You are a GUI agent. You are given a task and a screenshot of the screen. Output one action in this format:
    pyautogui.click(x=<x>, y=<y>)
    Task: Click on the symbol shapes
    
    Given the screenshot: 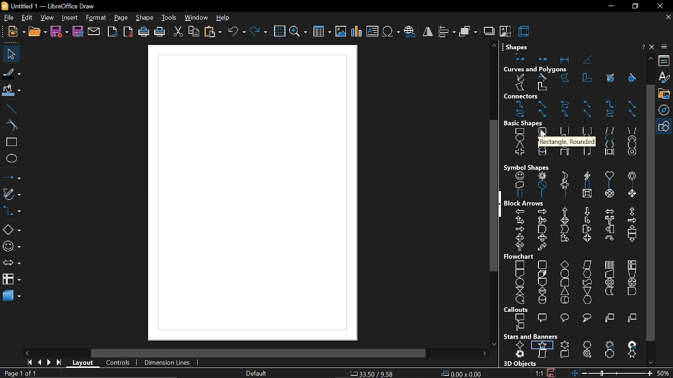 What is the action you would take?
    pyautogui.click(x=575, y=185)
    